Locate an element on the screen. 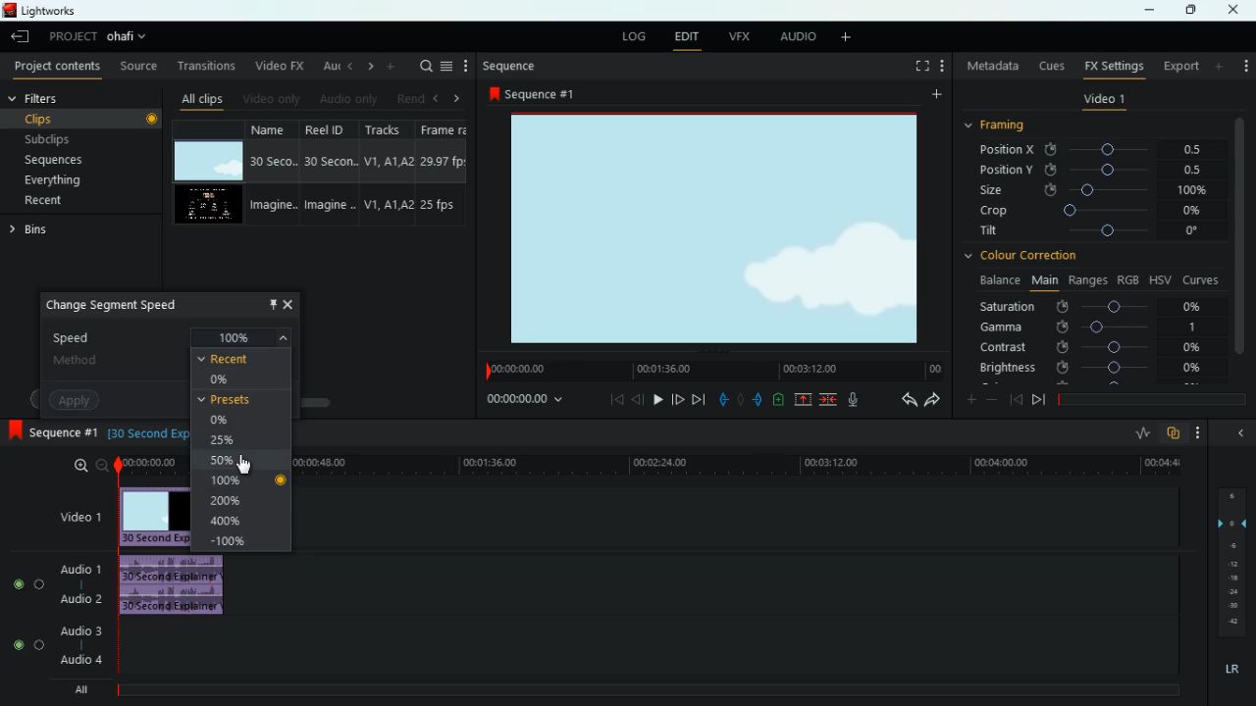 The width and height of the screenshot is (1256, 706). more is located at coordinates (466, 65).